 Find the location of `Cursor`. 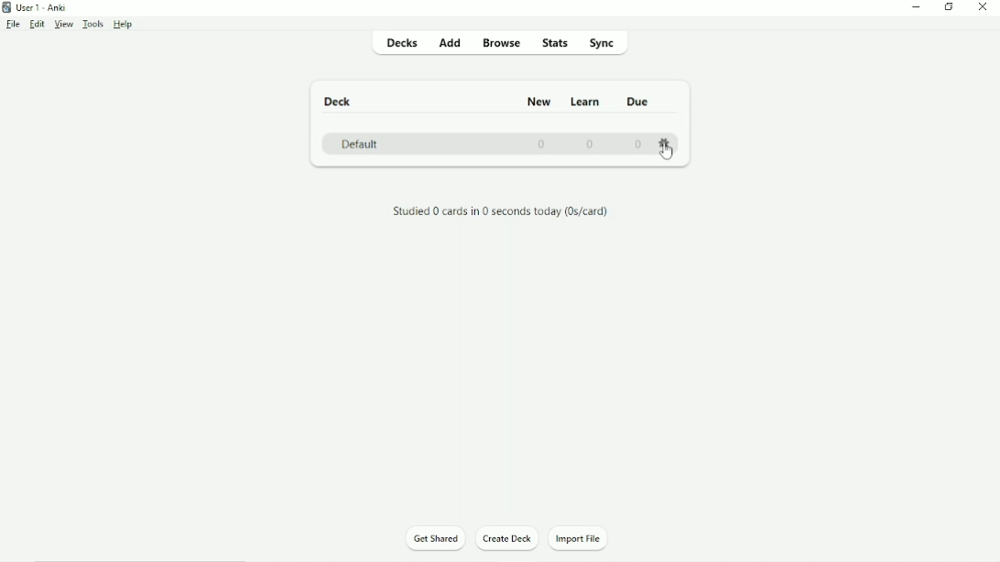

Cursor is located at coordinates (666, 154).